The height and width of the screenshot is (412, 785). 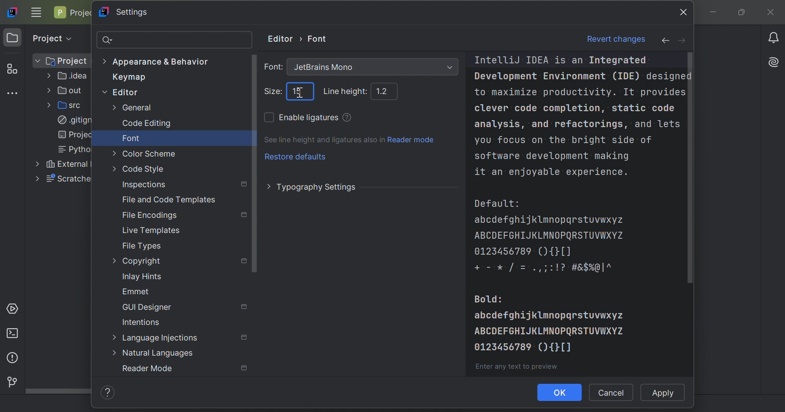 I want to click on .idea, so click(x=68, y=77).